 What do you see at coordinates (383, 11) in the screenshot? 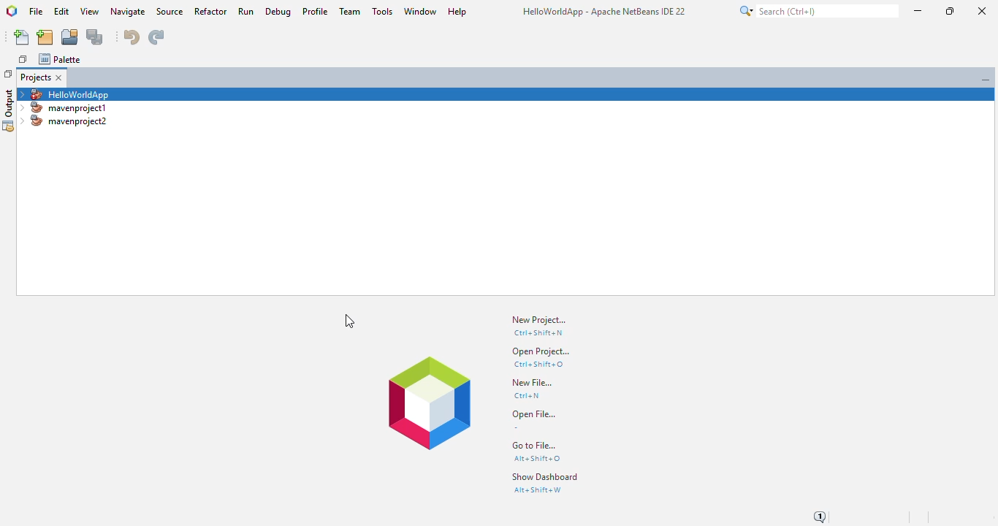
I see `tools` at bounding box center [383, 11].